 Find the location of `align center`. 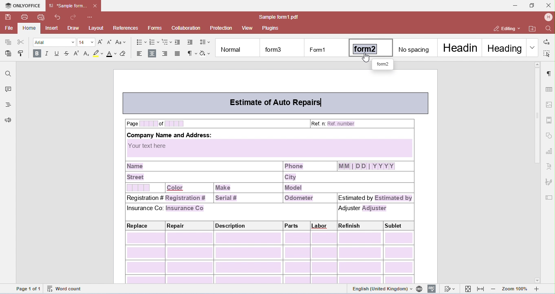

align center is located at coordinates (153, 54).